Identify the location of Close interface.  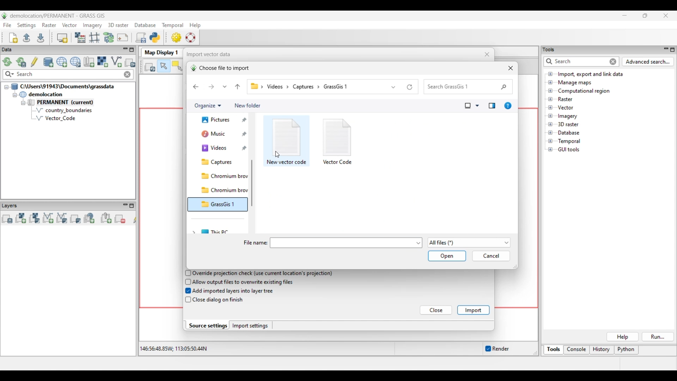
(665, 16).